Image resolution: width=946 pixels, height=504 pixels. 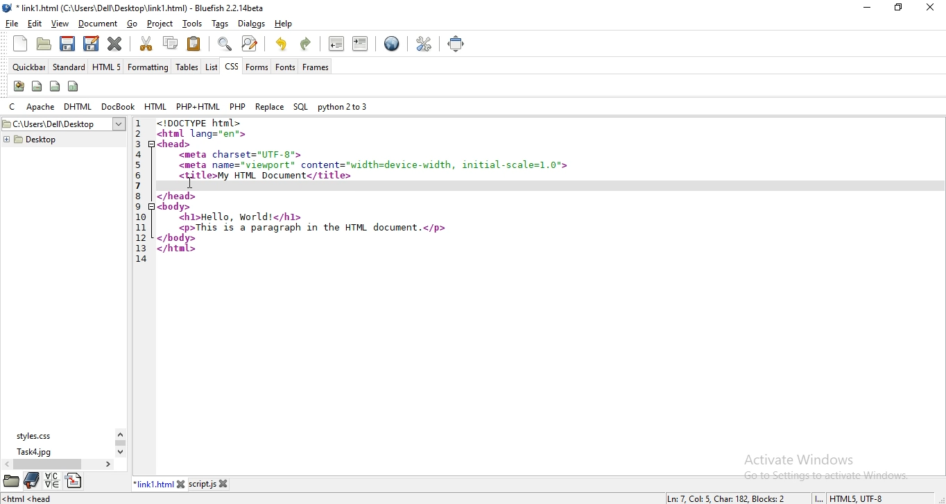 I want to click on directory, so click(x=74, y=480).